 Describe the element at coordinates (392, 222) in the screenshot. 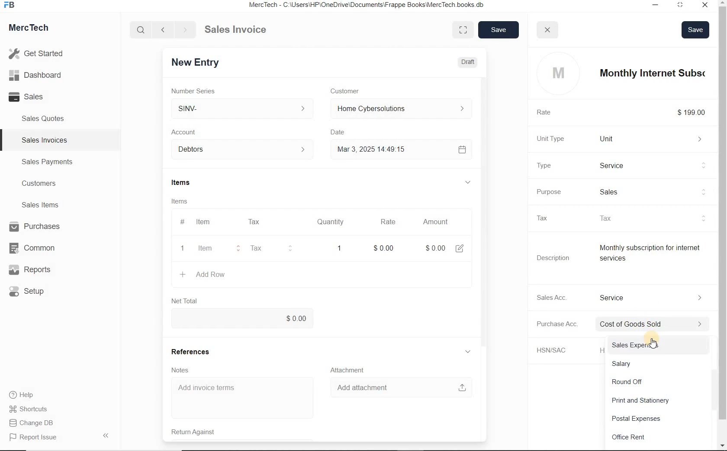

I see `Rate` at that location.